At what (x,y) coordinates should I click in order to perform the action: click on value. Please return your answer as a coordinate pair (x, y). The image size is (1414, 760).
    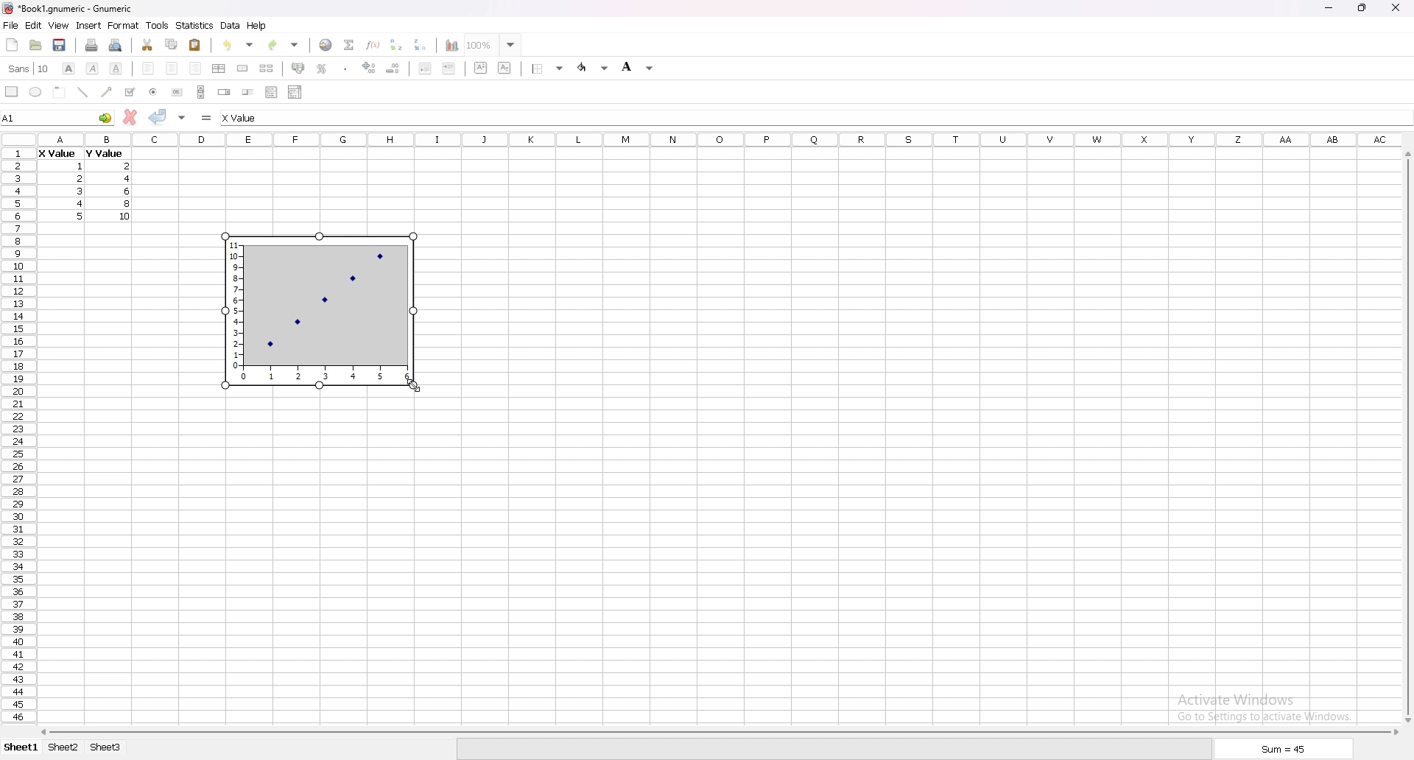
    Looking at the image, I should click on (126, 216).